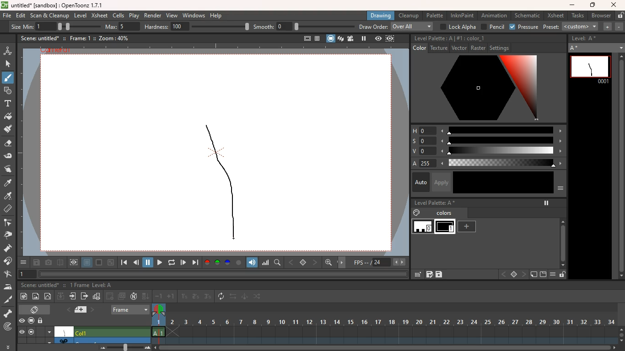  I want to click on render, so click(152, 16).